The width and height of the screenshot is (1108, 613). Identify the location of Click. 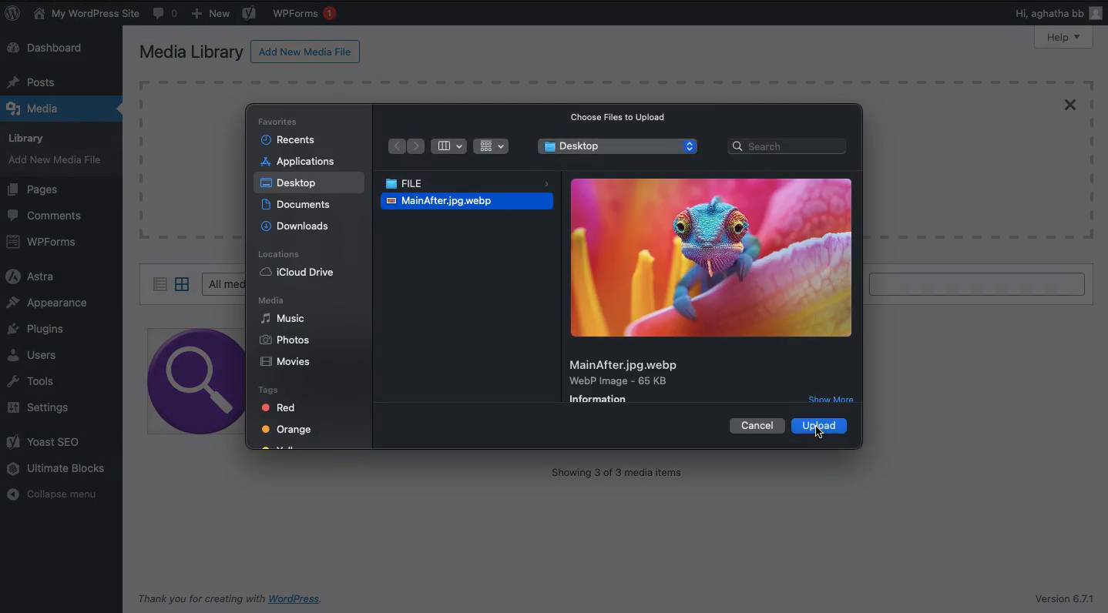
(818, 432).